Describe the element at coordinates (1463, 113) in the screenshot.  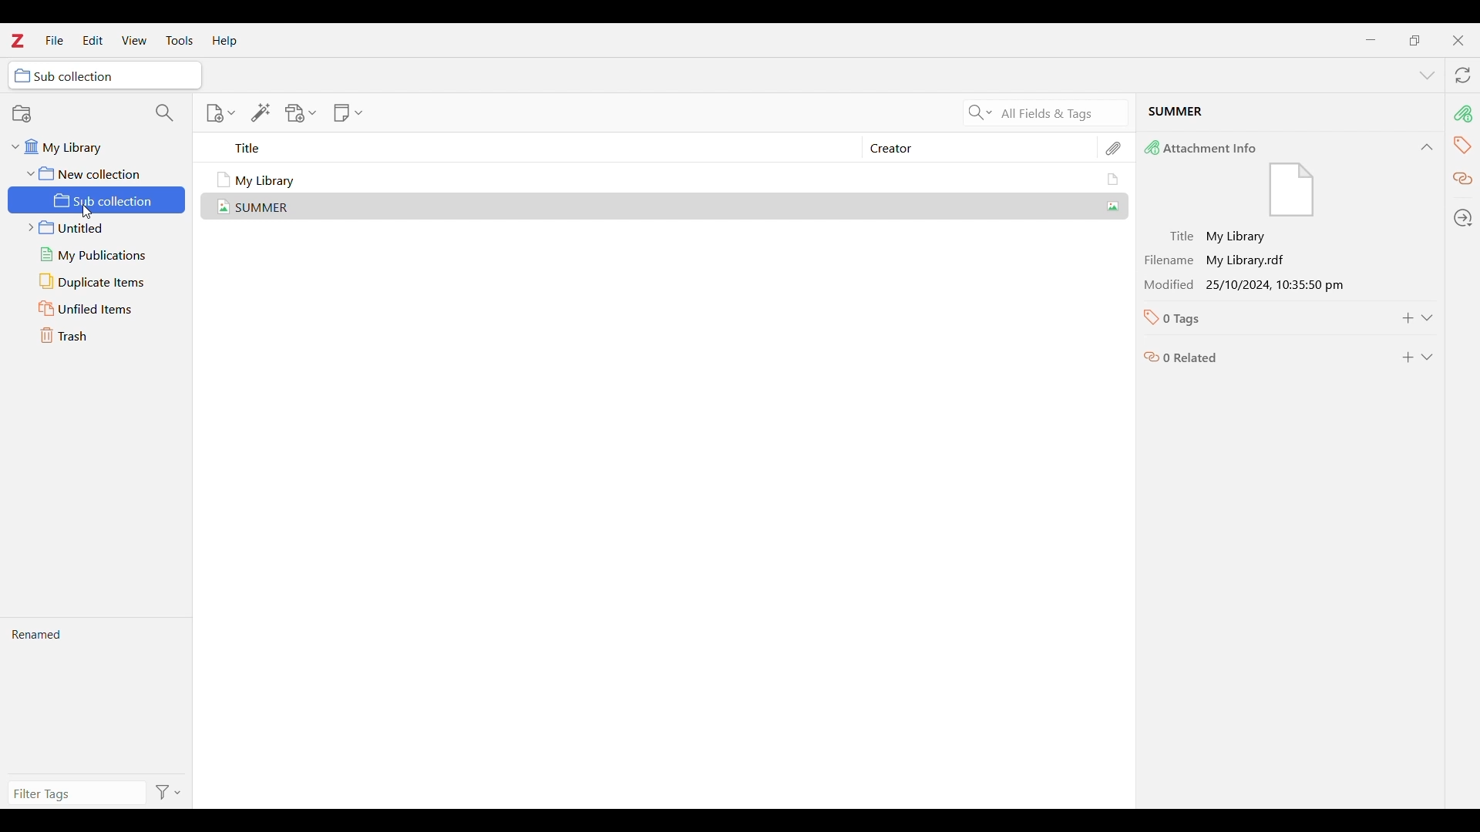
I see `Attachment info` at that location.